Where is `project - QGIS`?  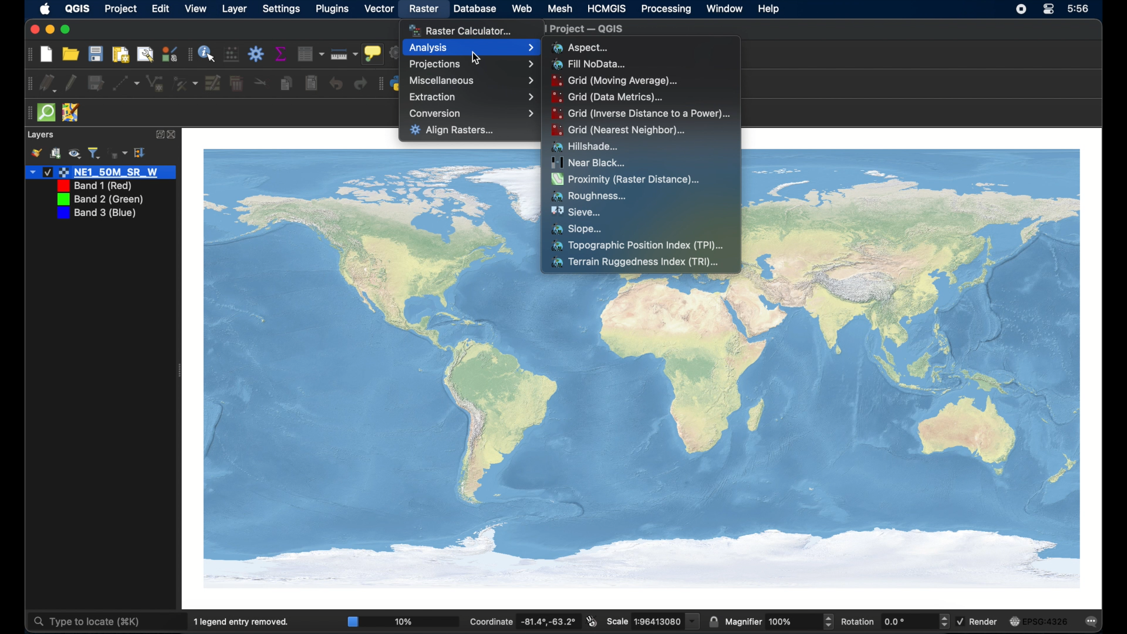
project - QGIS is located at coordinates (594, 30).